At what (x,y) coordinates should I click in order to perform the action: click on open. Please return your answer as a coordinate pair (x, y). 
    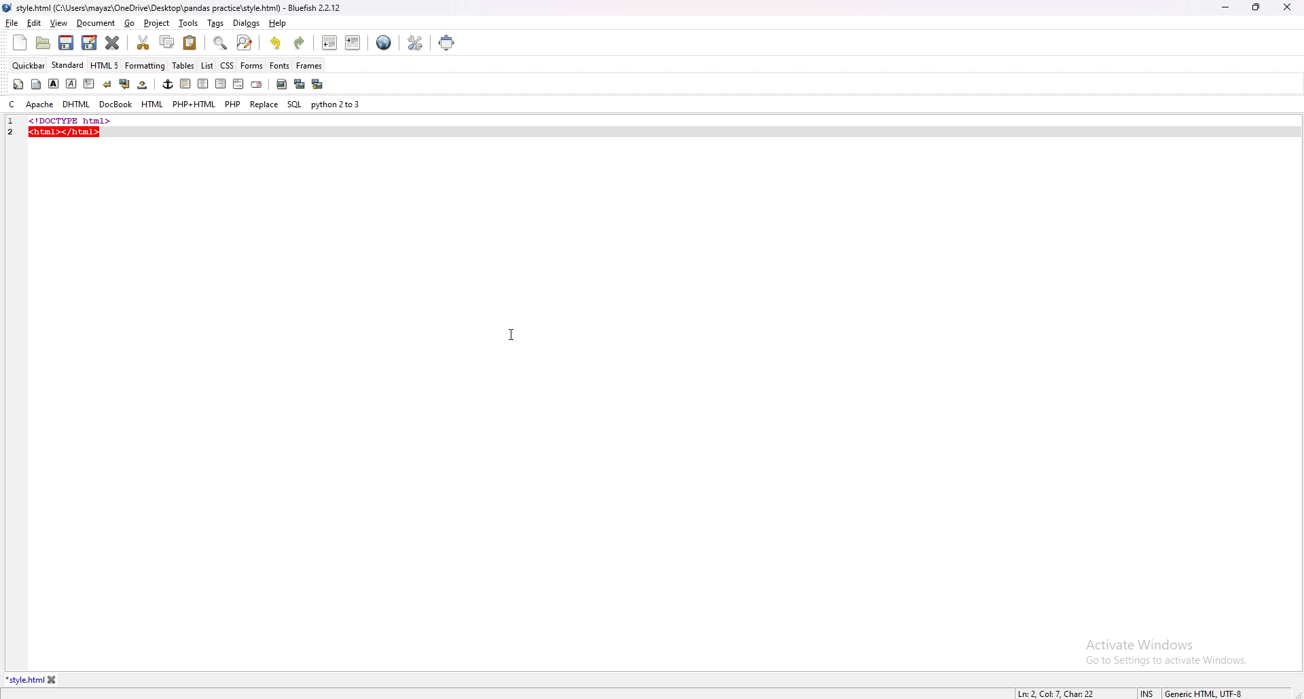
    Looking at the image, I should click on (45, 43).